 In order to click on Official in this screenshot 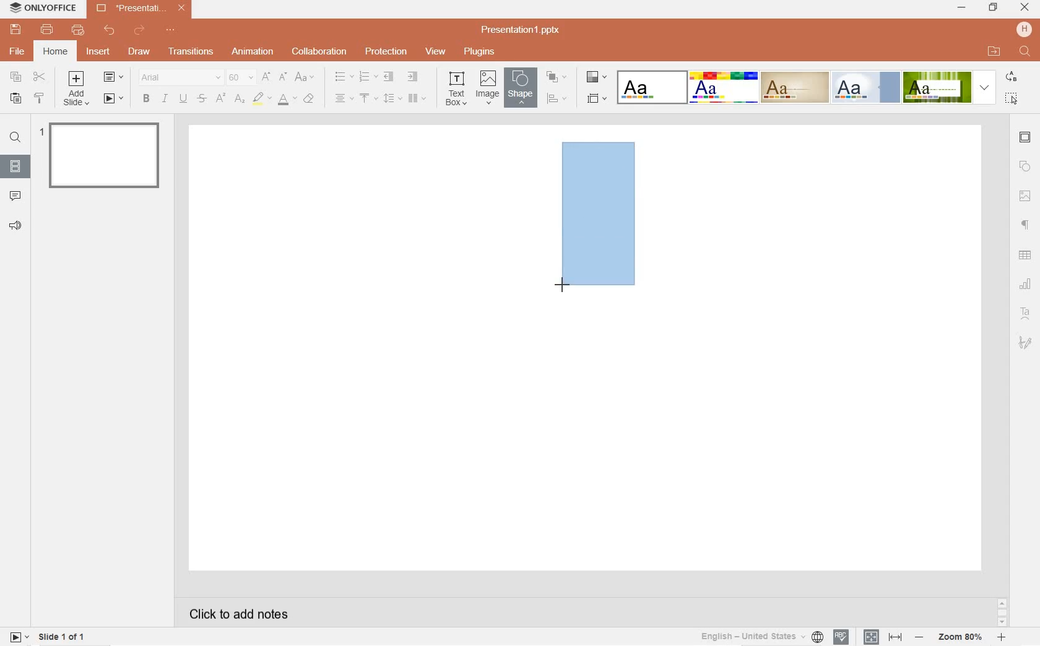, I will do `click(865, 87)`.